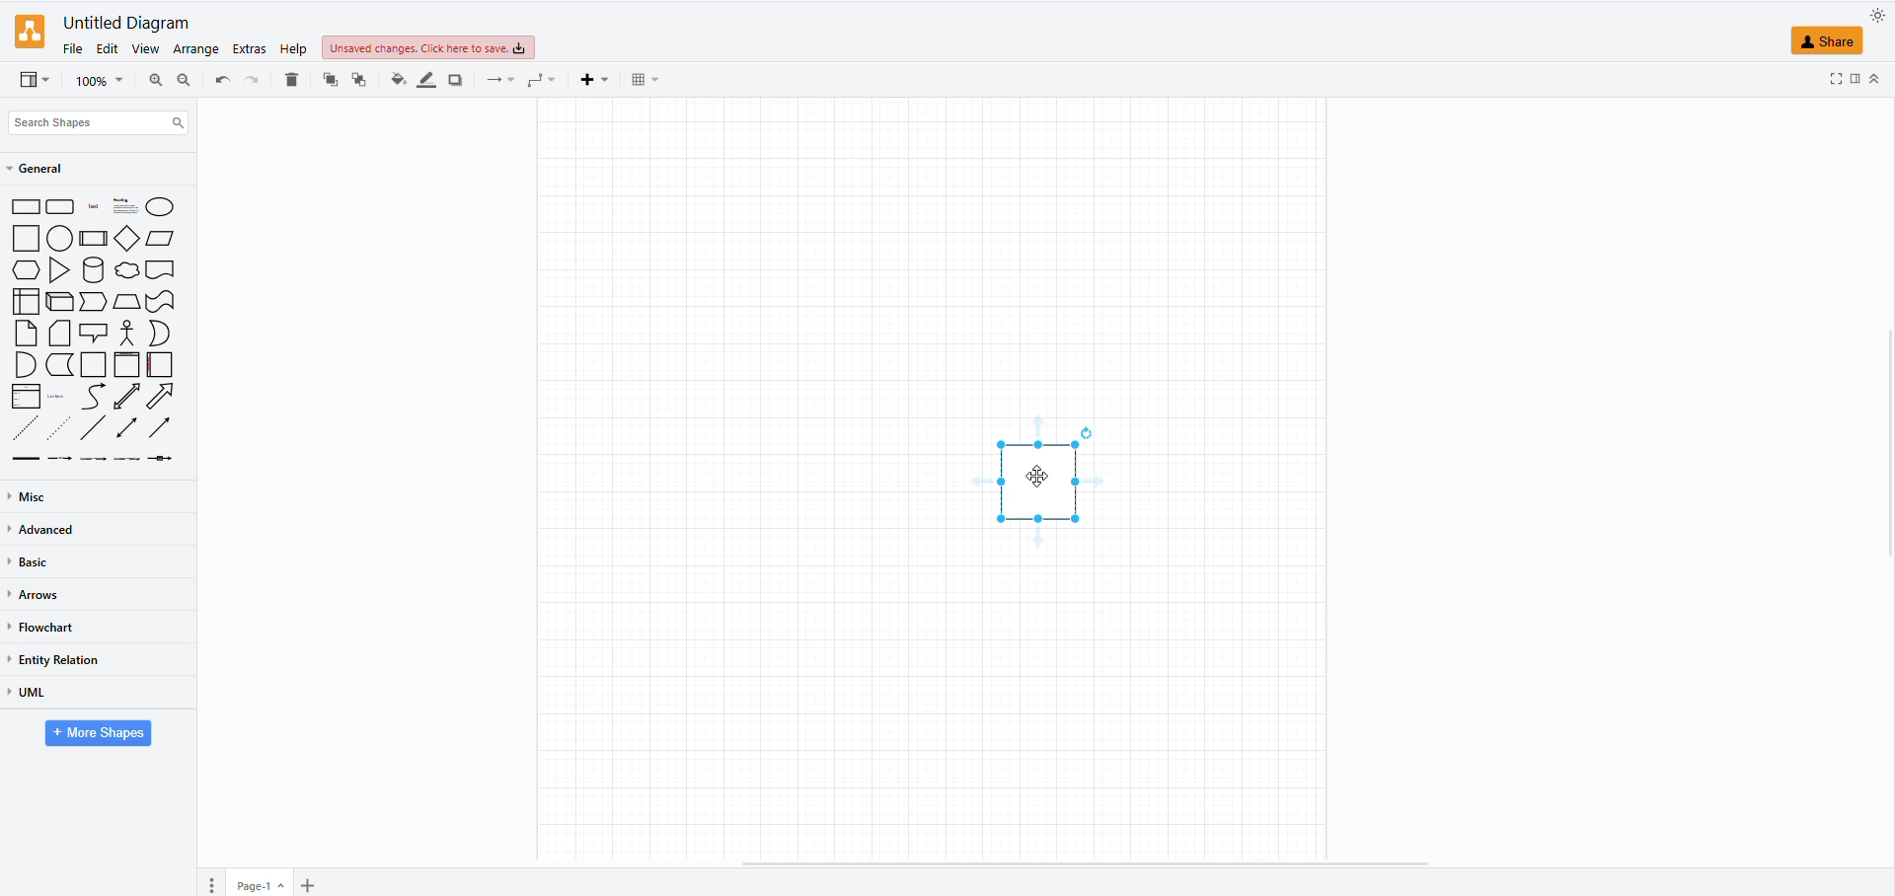  I want to click on directional container, so click(165, 431).